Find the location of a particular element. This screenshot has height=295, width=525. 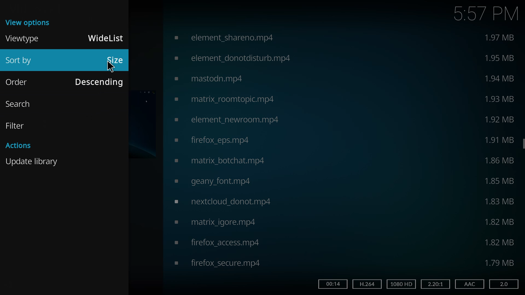

hd is located at coordinates (402, 284).